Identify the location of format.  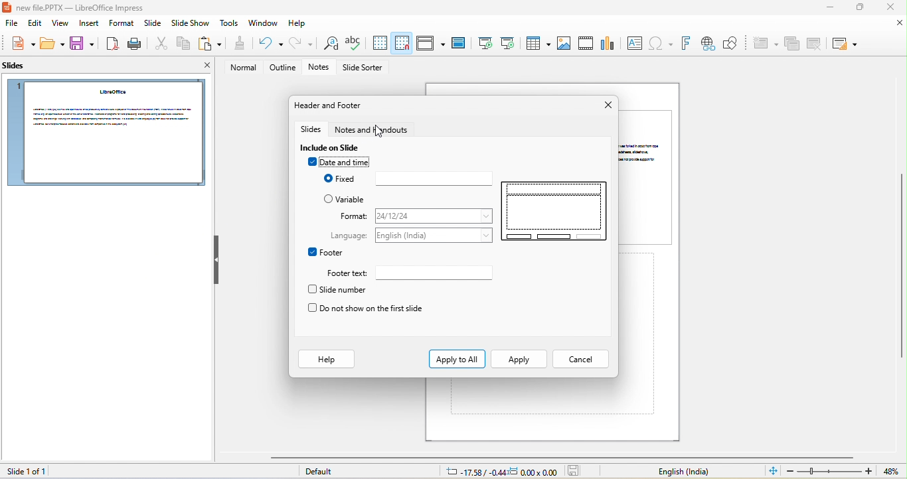
(121, 23).